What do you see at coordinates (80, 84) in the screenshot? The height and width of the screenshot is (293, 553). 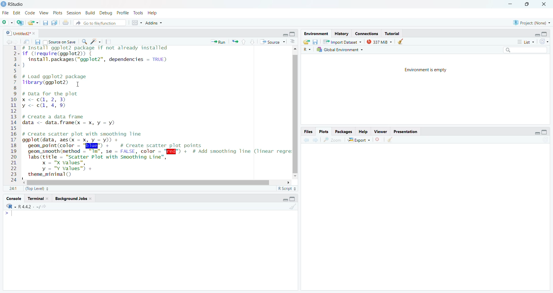 I see `cursor` at bounding box center [80, 84].